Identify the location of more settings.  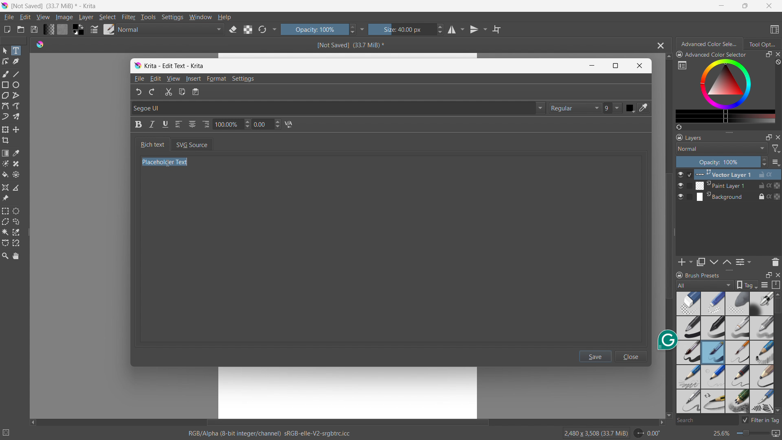
(275, 29).